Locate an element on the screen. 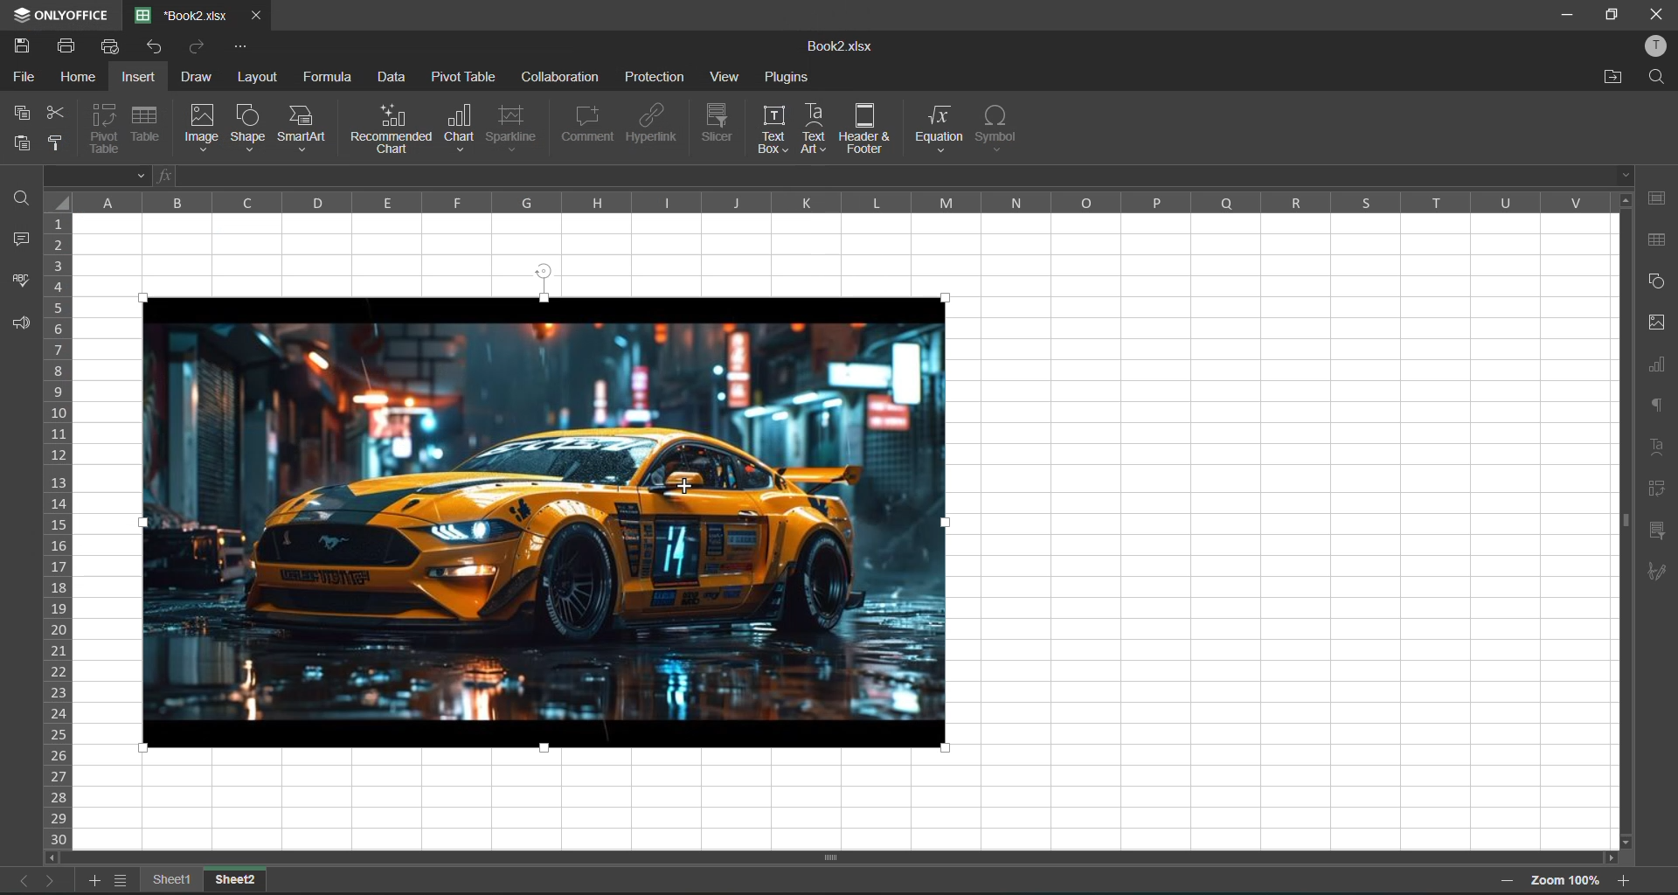 The height and width of the screenshot is (895, 1678). text box is located at coordinates (776, 128).